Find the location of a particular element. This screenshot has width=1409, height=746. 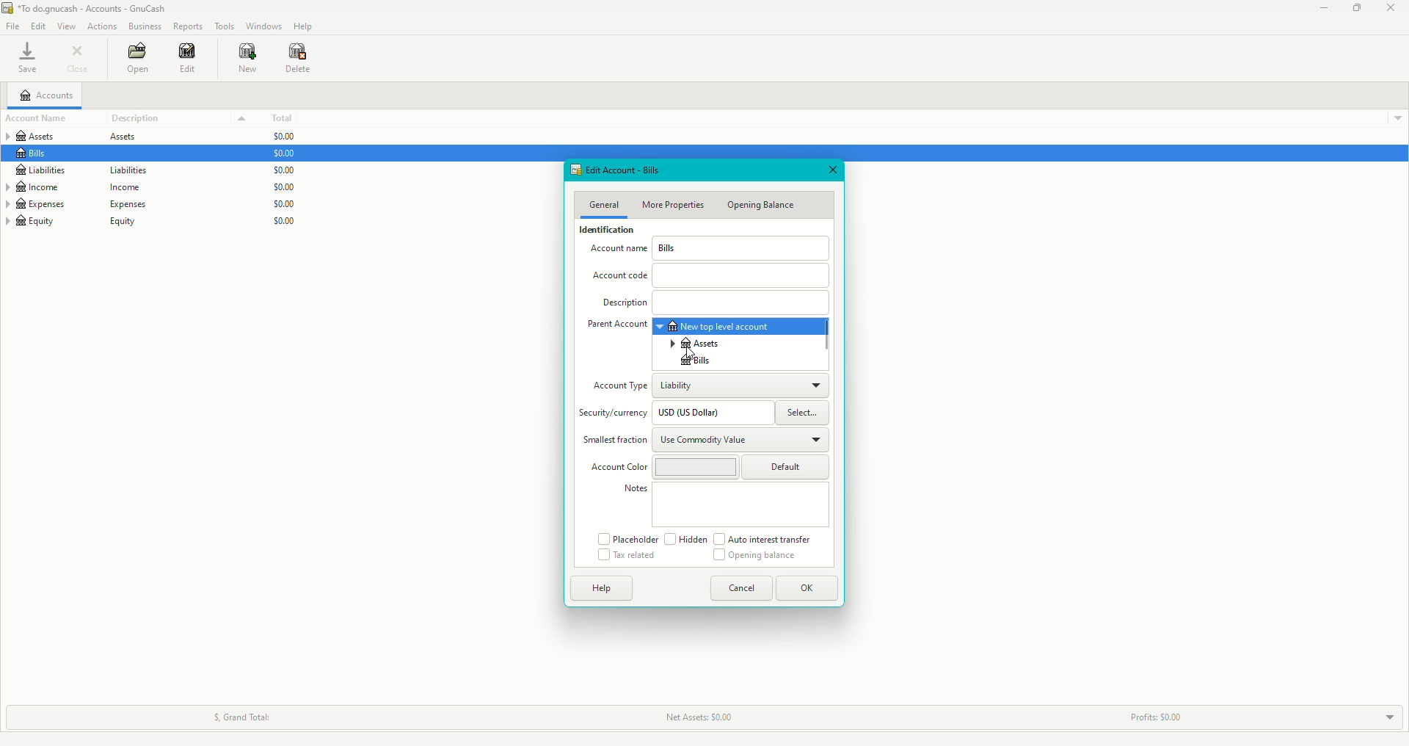

New top level account is located at coordinates (737, 326).